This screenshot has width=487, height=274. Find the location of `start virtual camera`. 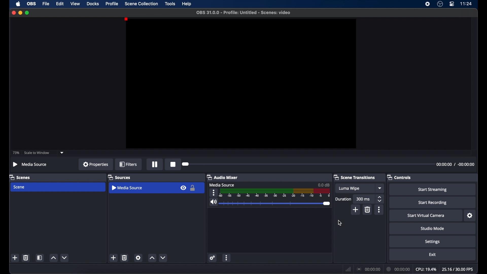

start virtual camera is located at coordinates (426, 216).